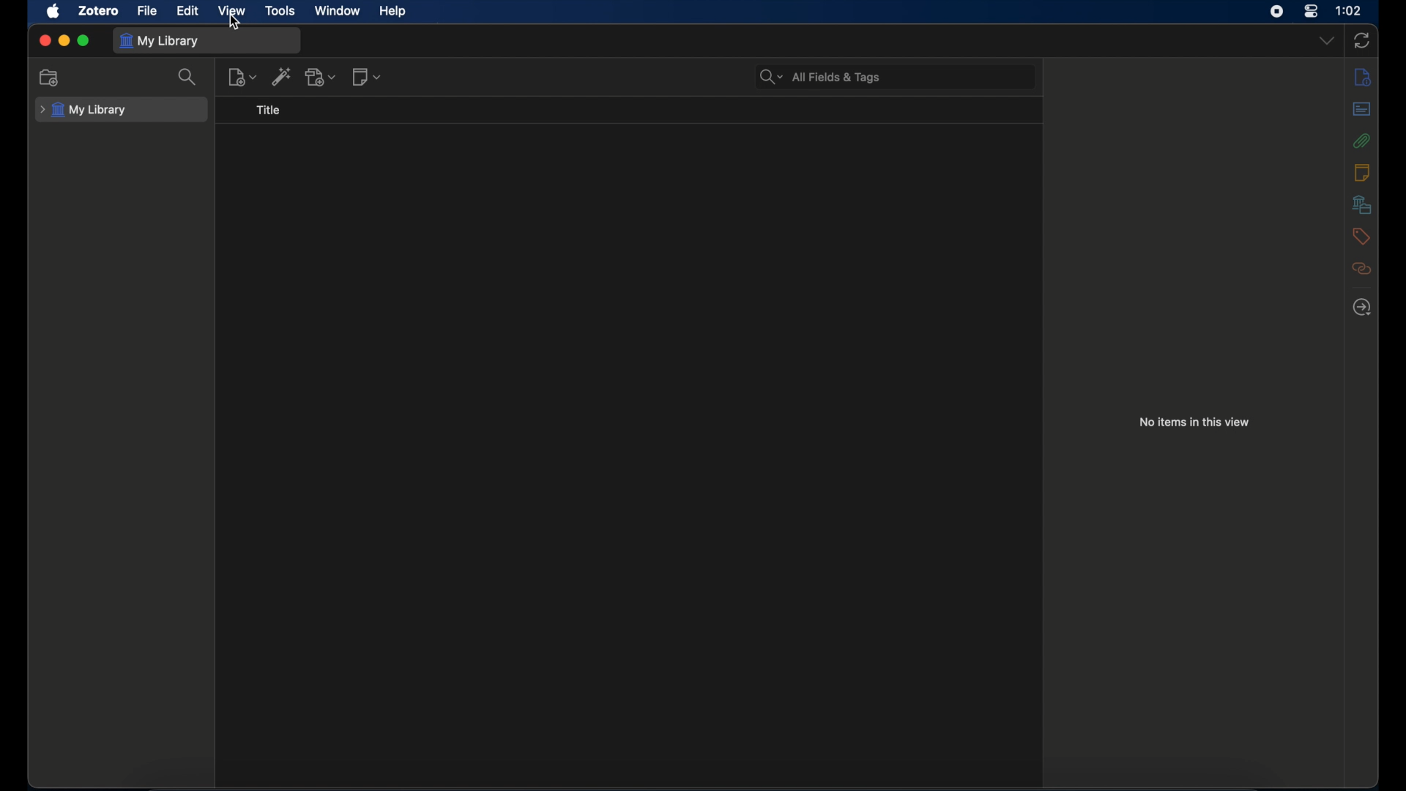 This screenshot has height=791, width=1406. What do you see at coordinates (1277, 12) in the screenshot?
I see `screen recorder` at bounding box center [1277, 12].